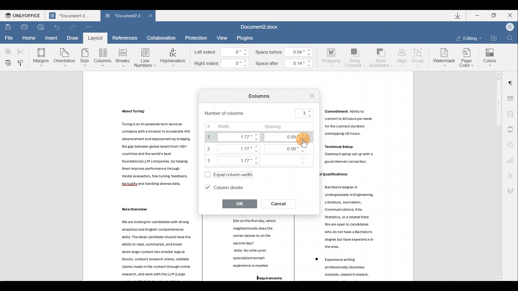 The width and height of the screenshot is (518, 291). Describe the element at coordinates (478, 15) in the screenshot. I see `Minimize` at that location.